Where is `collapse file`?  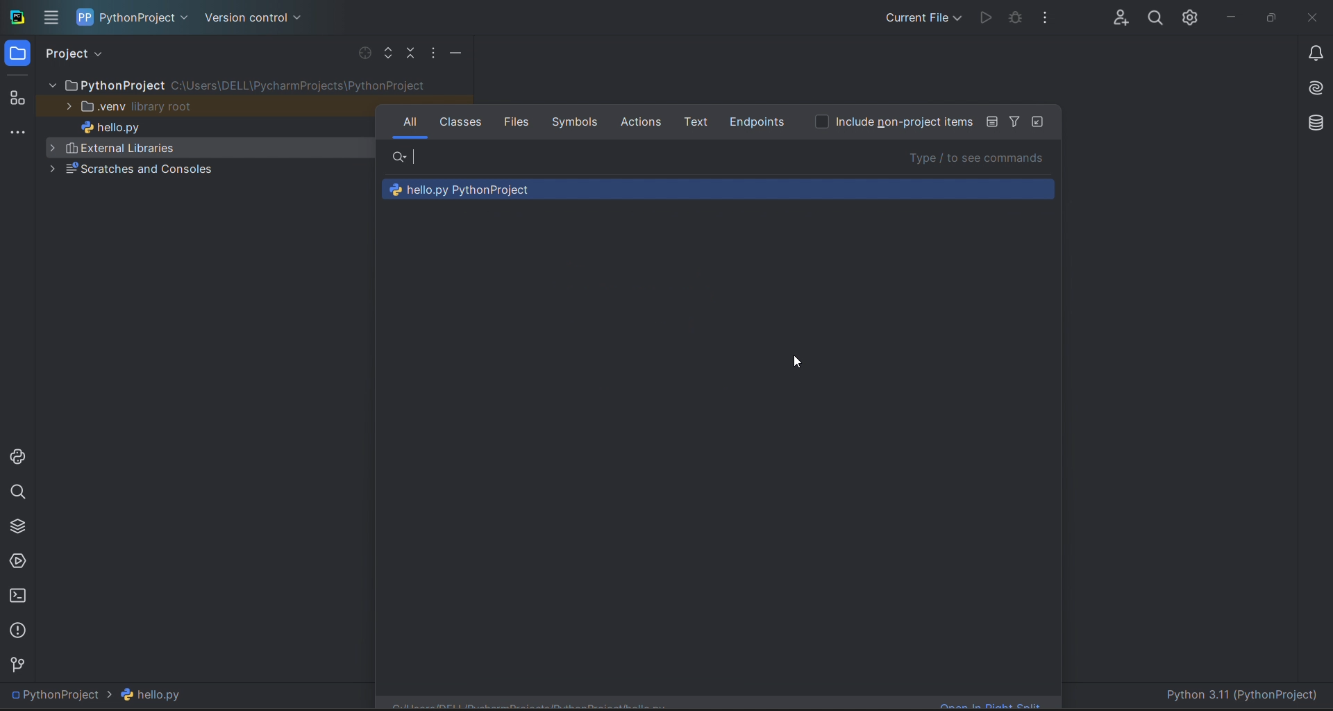 collapse file is located at coordinates (410, 53).